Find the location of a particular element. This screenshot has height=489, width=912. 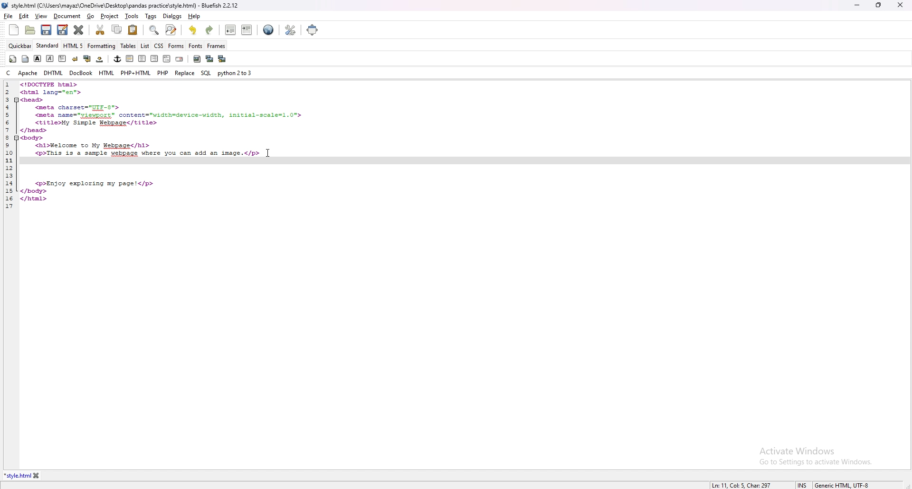

<p>Enjoy exploring my page!</p> is located at coordinates (95, 184).